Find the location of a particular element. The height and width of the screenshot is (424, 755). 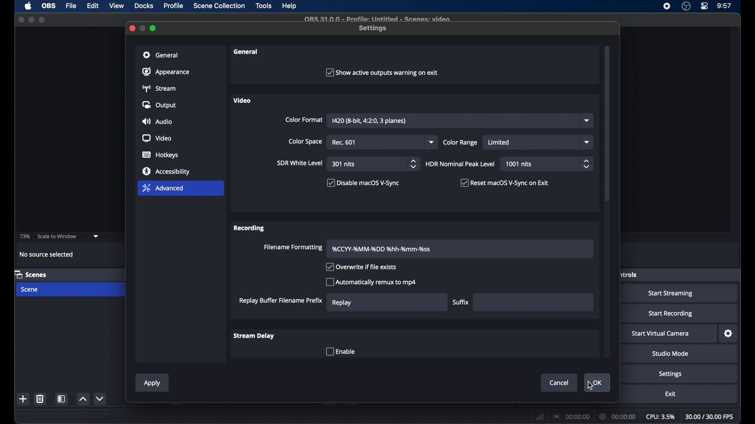

checkbox is located at coordinates (505, 183).